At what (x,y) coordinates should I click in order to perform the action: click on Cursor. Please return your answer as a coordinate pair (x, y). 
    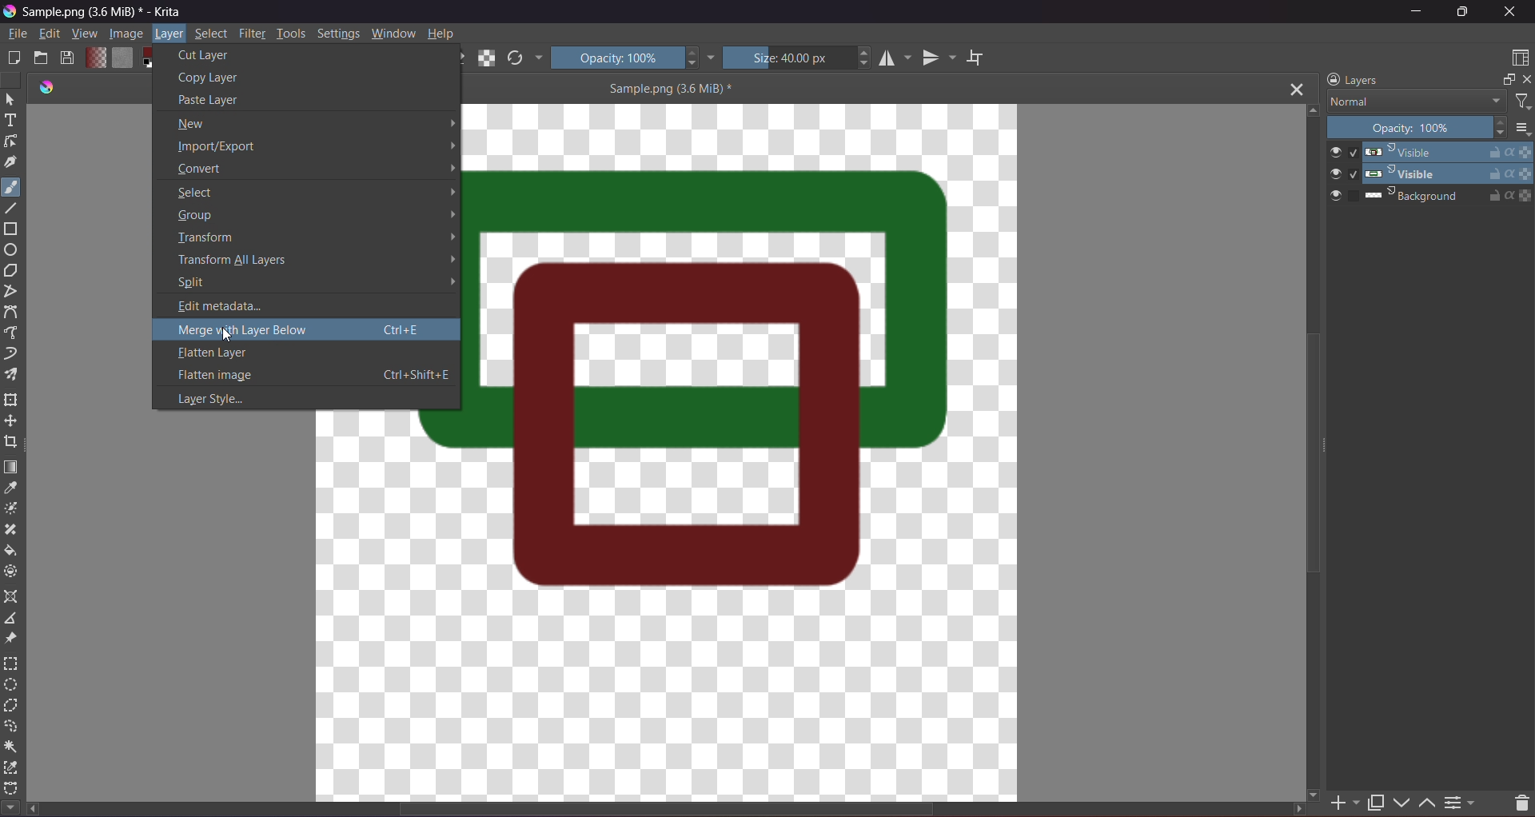
    Looking at the image, I should click on (224, 333).